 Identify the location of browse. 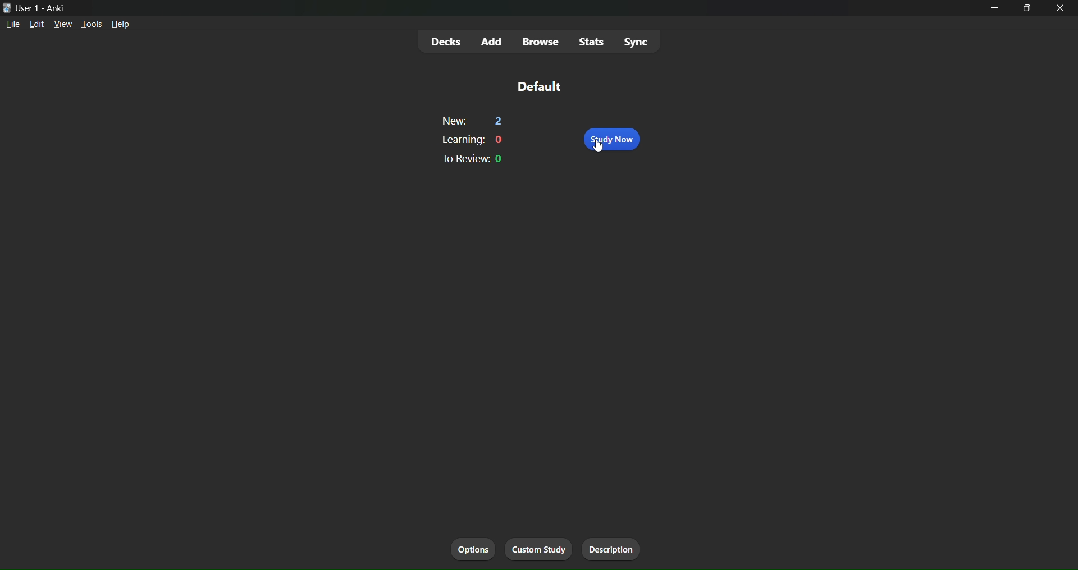
(541, 43).